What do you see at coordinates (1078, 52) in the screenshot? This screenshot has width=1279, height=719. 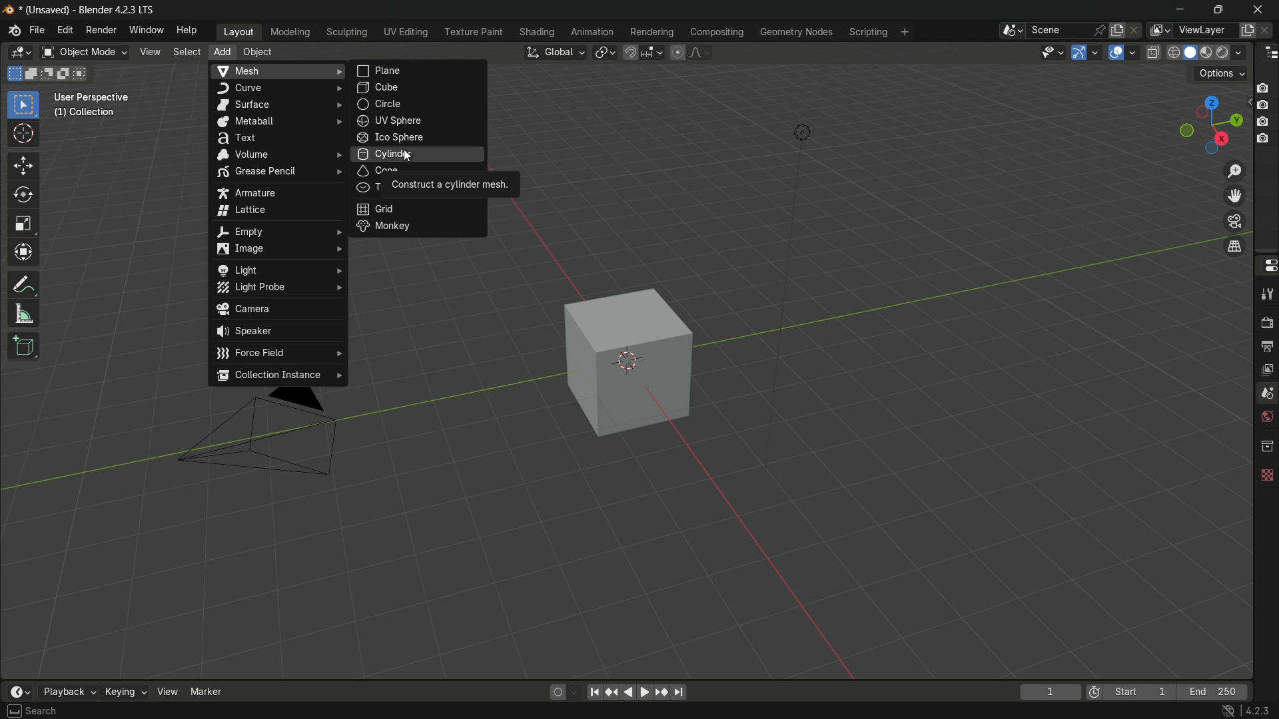 I see `show gizmo` at bounding box center [1078, 52].